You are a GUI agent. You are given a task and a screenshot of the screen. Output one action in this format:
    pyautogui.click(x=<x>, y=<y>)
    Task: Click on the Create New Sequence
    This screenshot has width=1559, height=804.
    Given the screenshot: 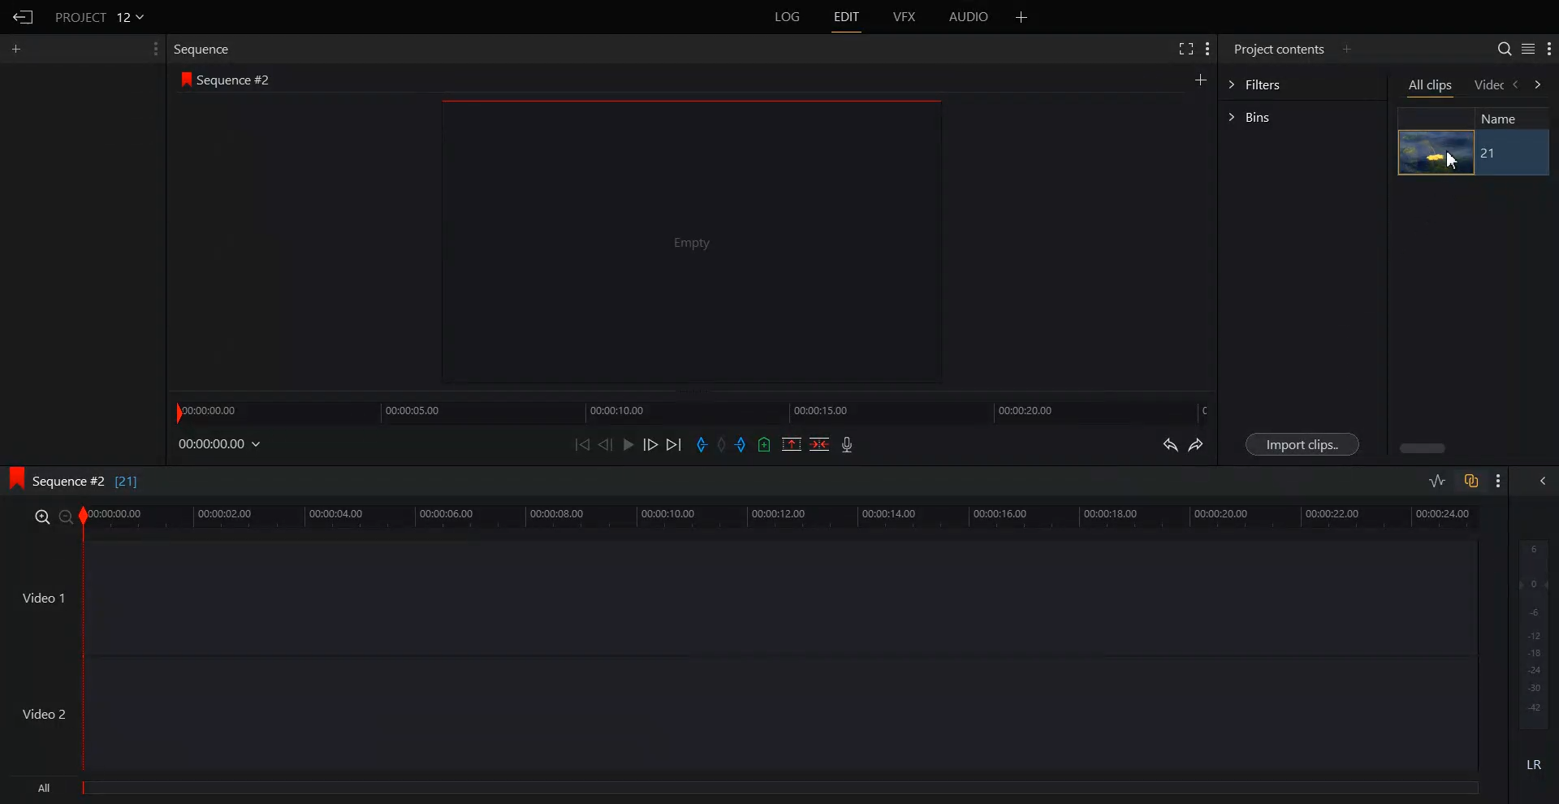 What is the action you would take?
    pyautogui.click(x=1203, y=79)
    